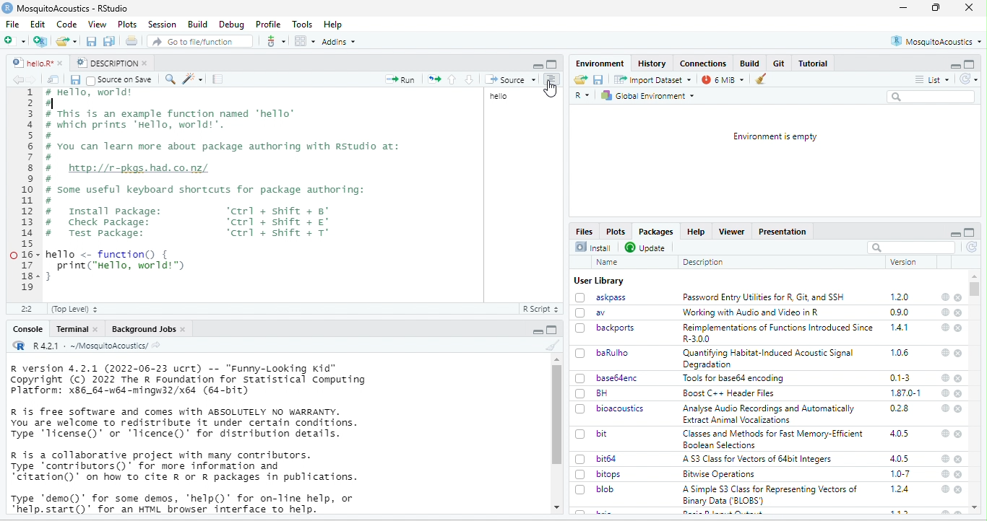 Image resolution: width=987 pixels, height=521 pixels. Describe the element at coordinates (132, 40) in the screenshot. I see `Print` at that location.